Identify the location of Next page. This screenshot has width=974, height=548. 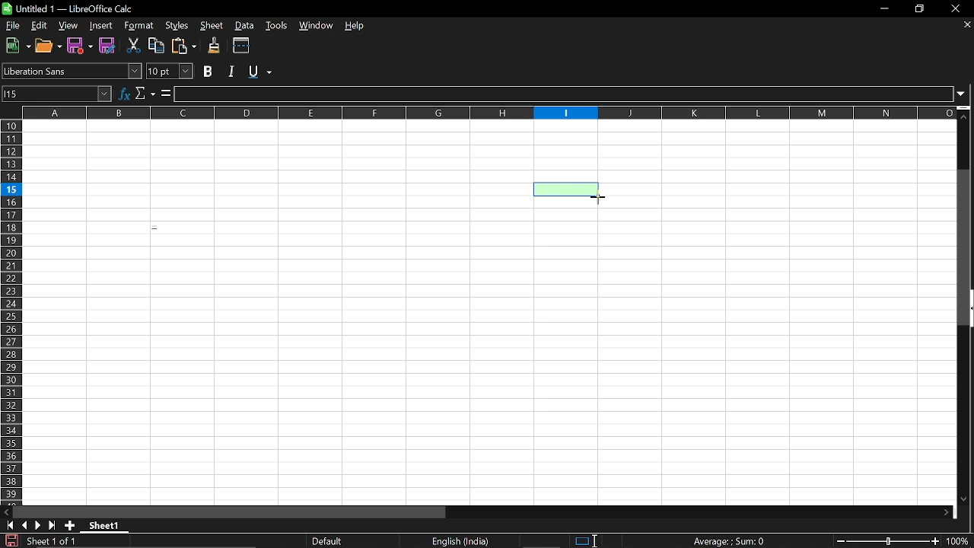
(39, 526).